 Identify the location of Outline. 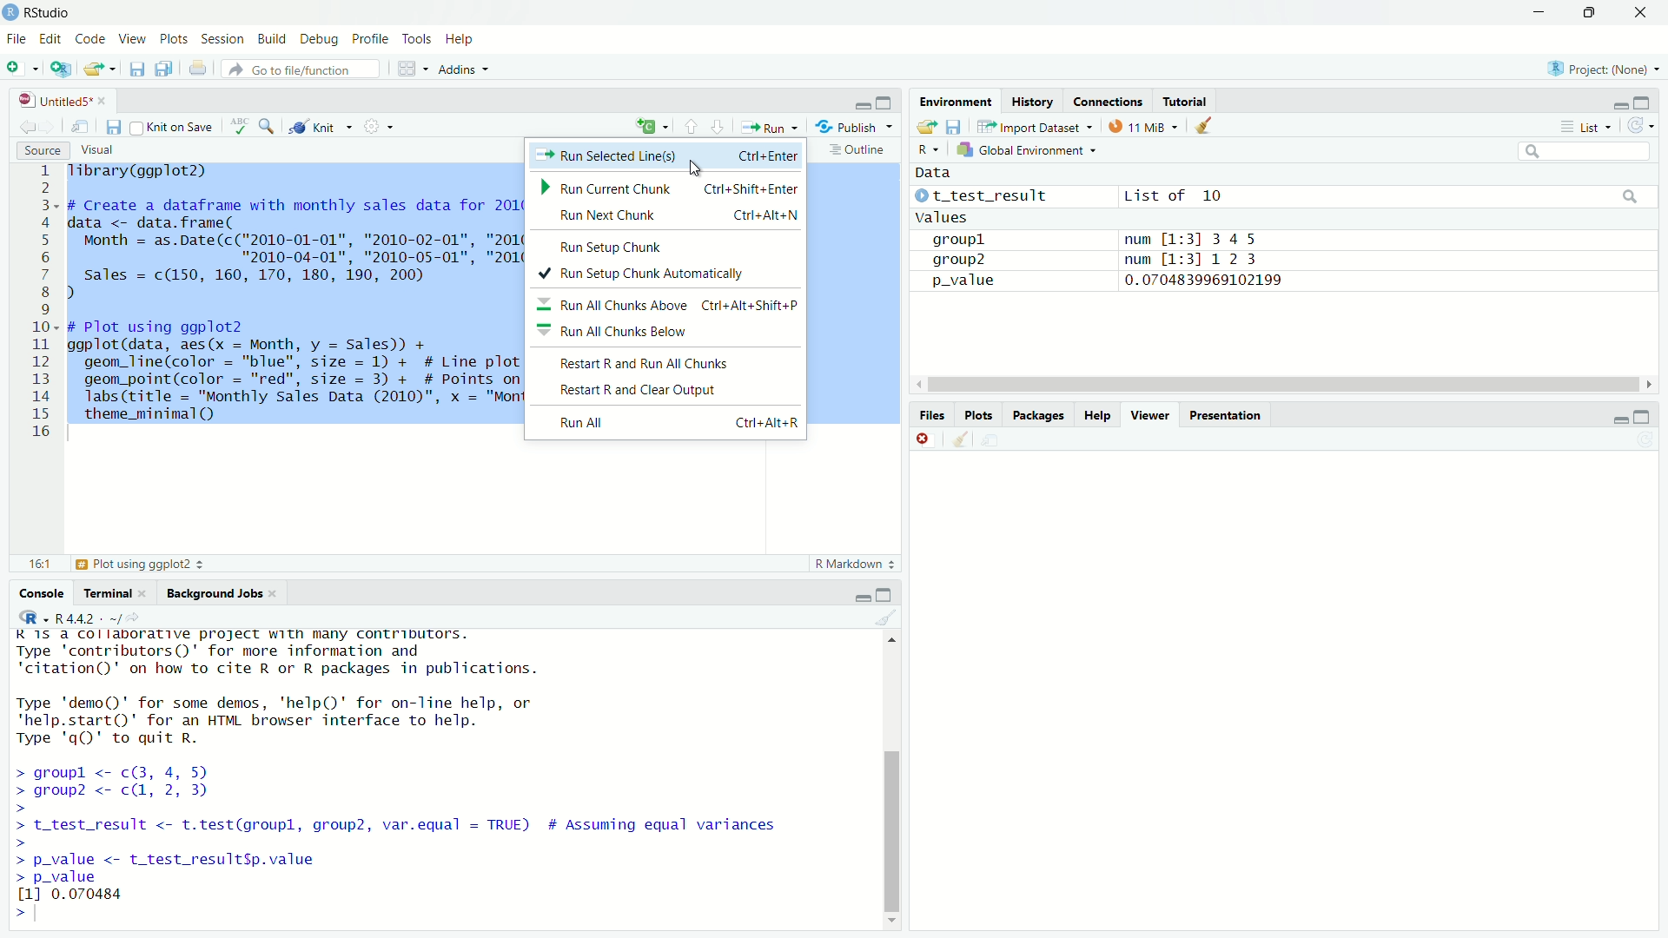
(852, 149).